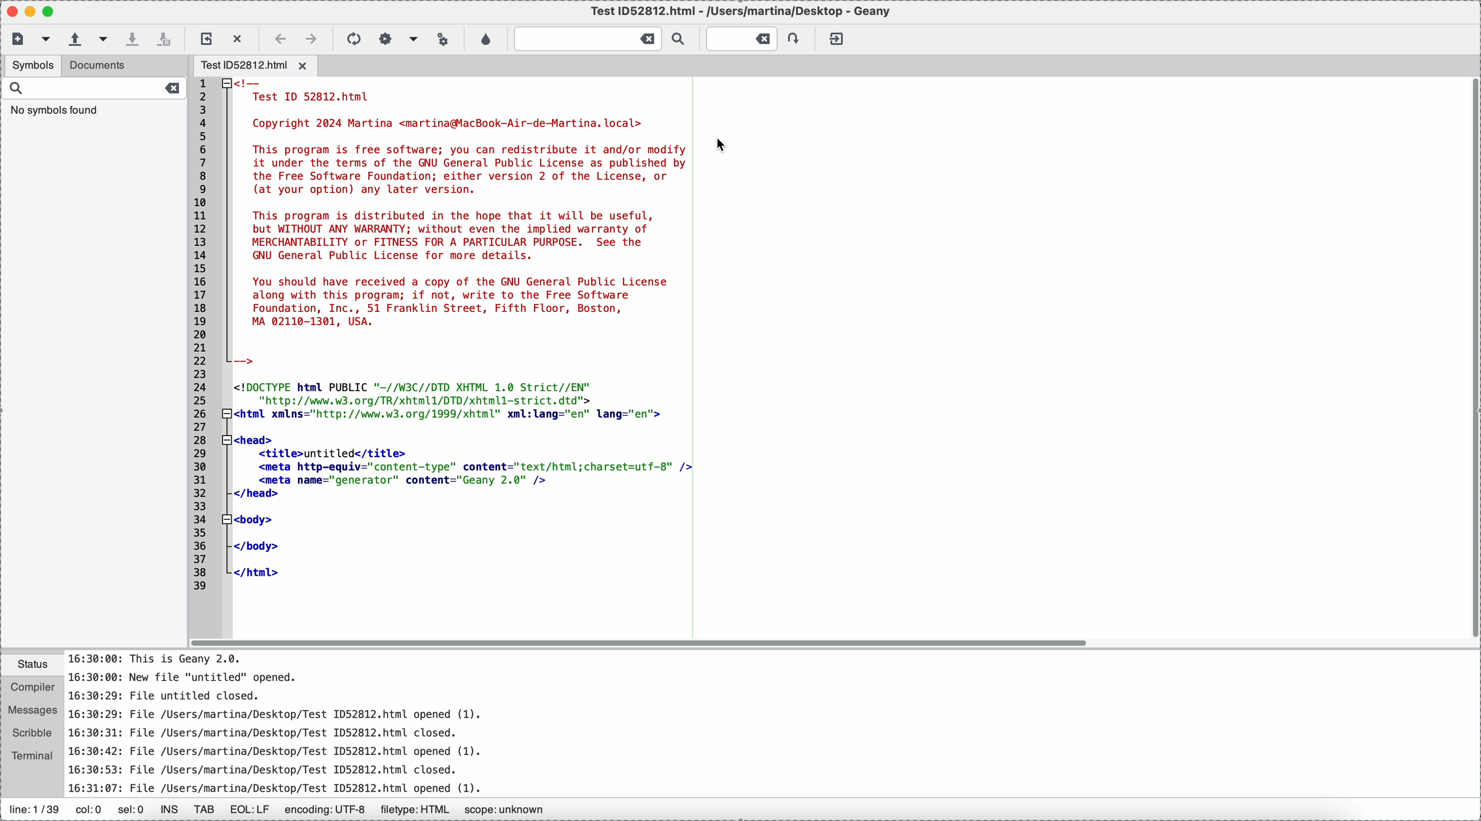 The width and height of the screenshot is (1481, 821). What do you see at coordinates (313, 38) in the screenshot?
I see `navigate foward` at bounding box center [313, 38].